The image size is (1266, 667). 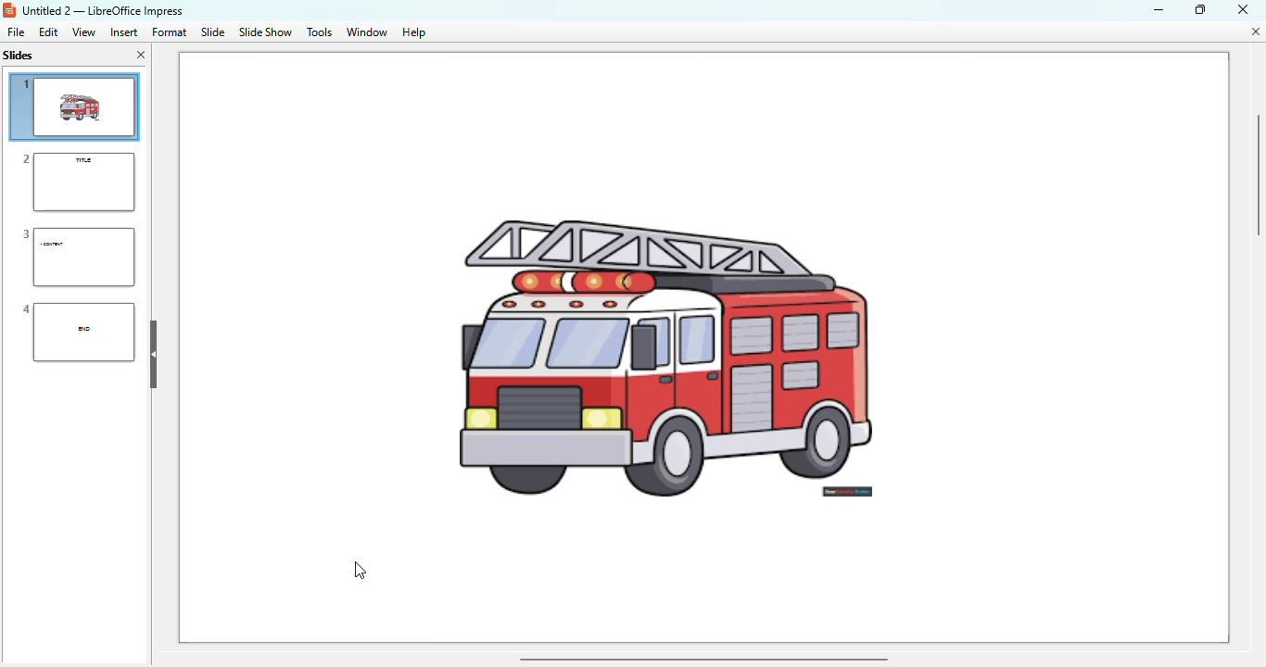 What do you see at coordinates (214, 31) in the screenshot?
I see `slide` at bounding box center [214, 31].